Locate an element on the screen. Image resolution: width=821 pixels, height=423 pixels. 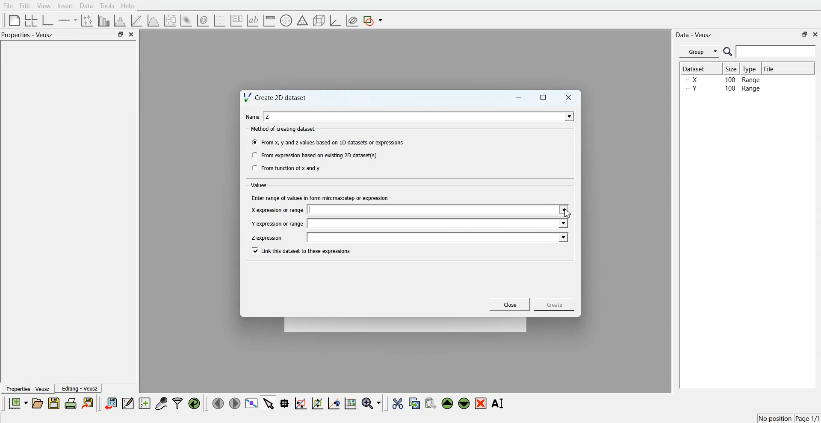
Recenter graph axes is located at coordinates (334, 403).